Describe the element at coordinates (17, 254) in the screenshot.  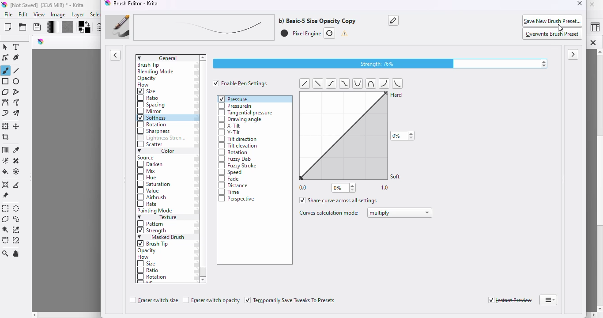
I see `pan tool` at that location.